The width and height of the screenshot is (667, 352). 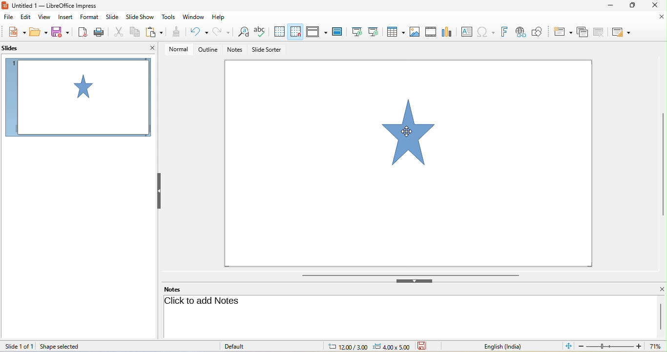 I want to click on chart, so click(x=448, y=31).